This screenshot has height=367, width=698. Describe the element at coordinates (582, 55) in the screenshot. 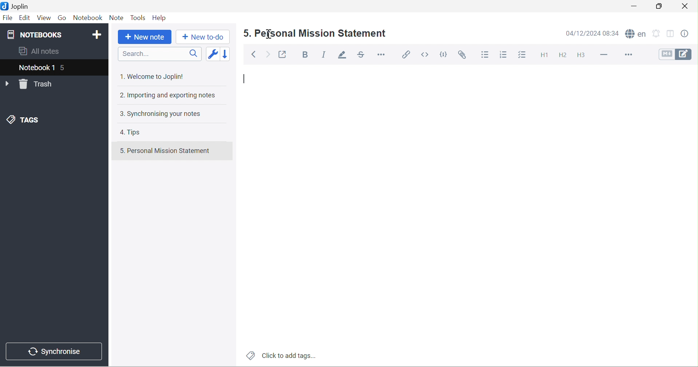

I see `Heading 3` at that location.